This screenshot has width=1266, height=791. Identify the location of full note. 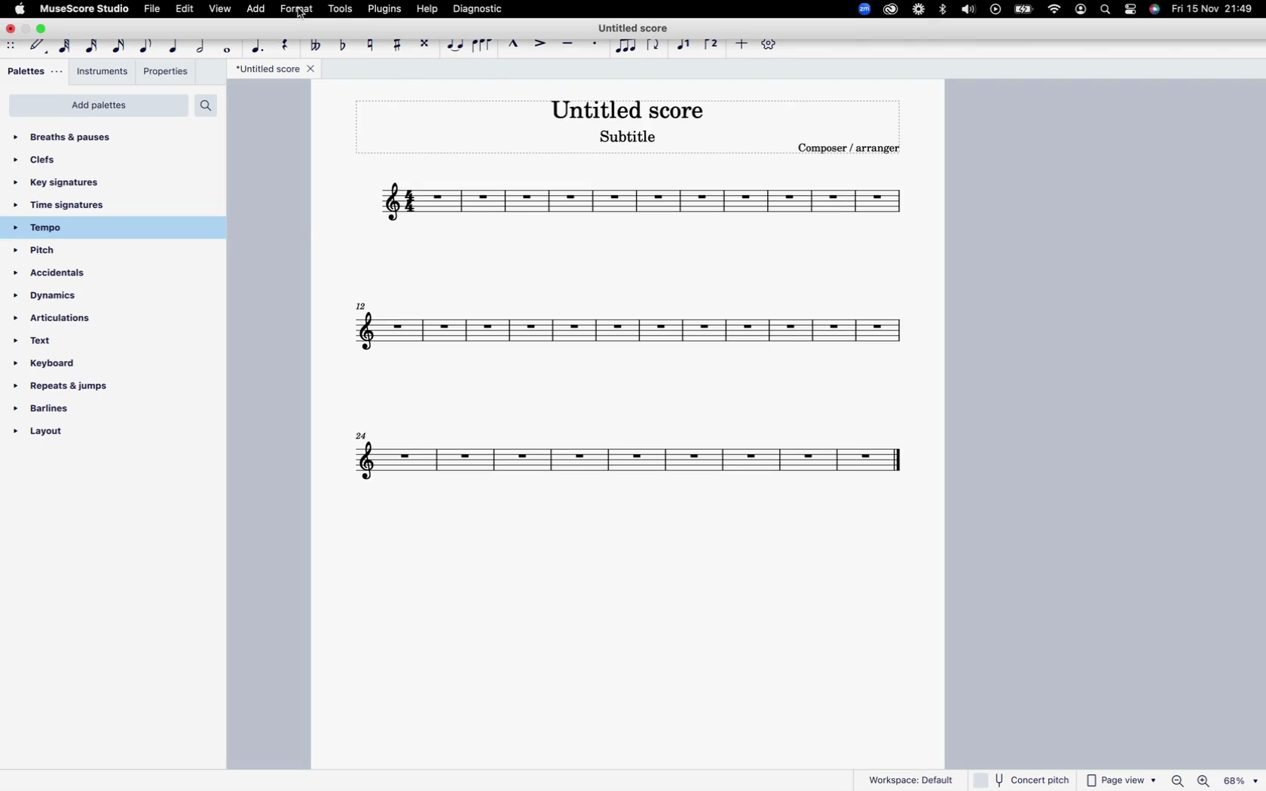
(229, 47).